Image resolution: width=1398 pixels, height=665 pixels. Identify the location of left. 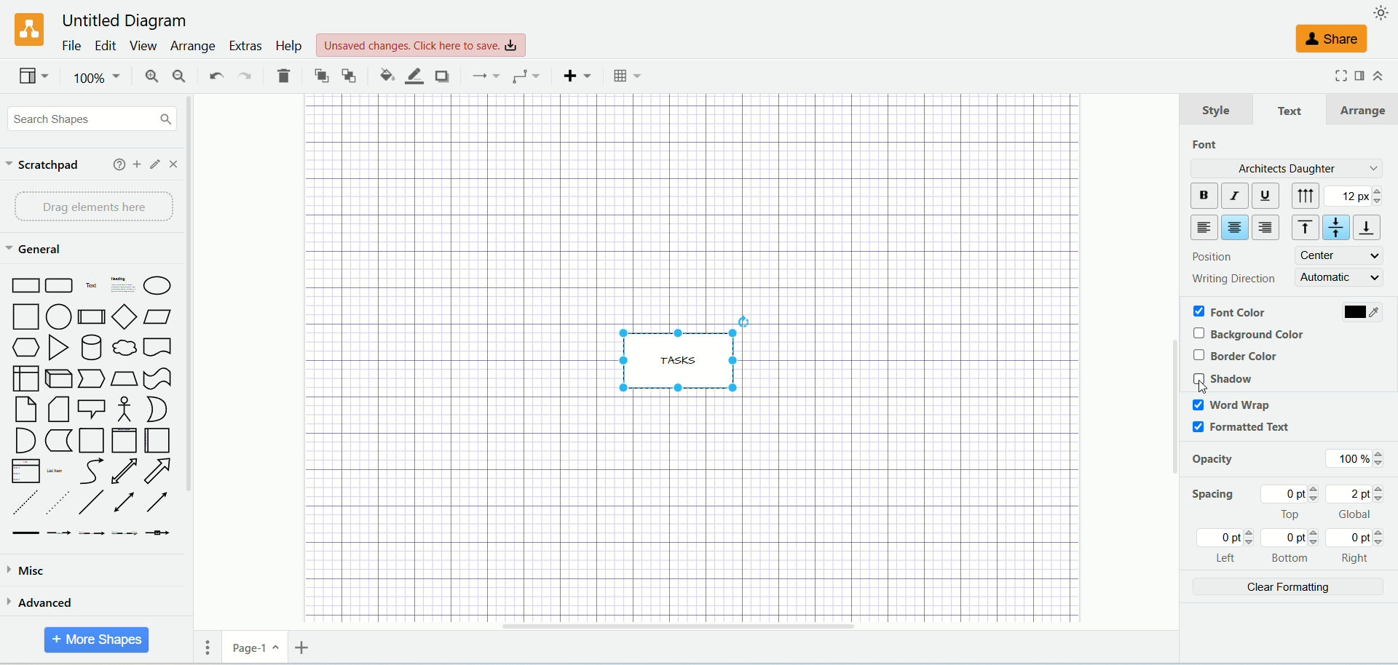
(1204, 228).